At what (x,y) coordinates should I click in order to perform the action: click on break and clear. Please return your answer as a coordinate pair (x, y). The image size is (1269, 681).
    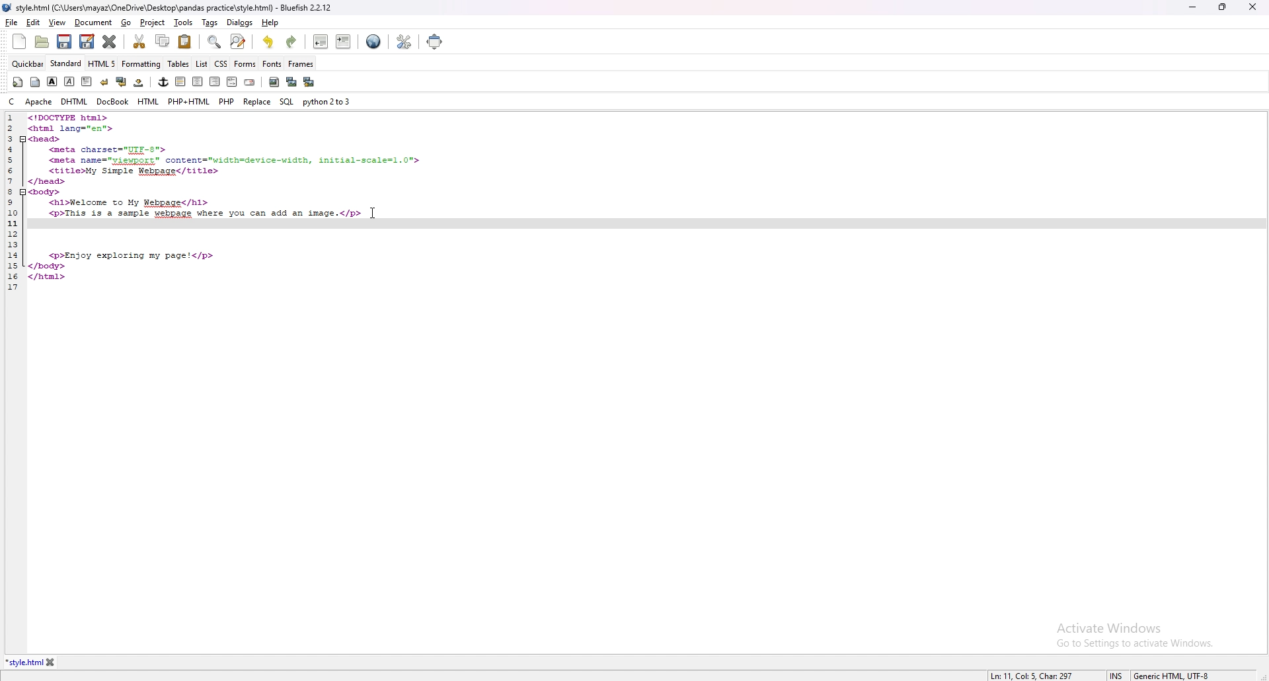
    Looking at the image, I should click on (122, 81).